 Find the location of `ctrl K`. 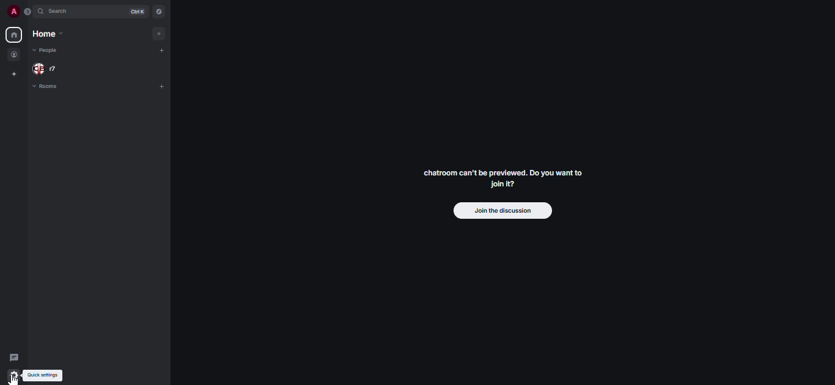

ctrl K is located at coordinates (134, 12).